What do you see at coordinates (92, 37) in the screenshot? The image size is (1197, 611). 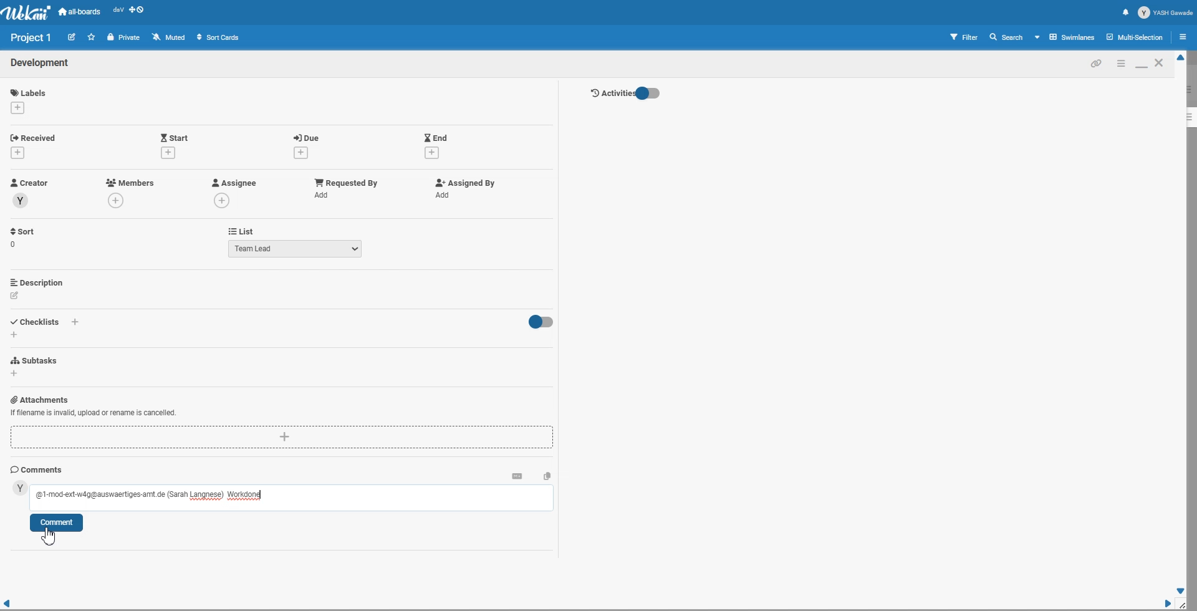 I see `Click to star this board` at bounding box center [92, 37].